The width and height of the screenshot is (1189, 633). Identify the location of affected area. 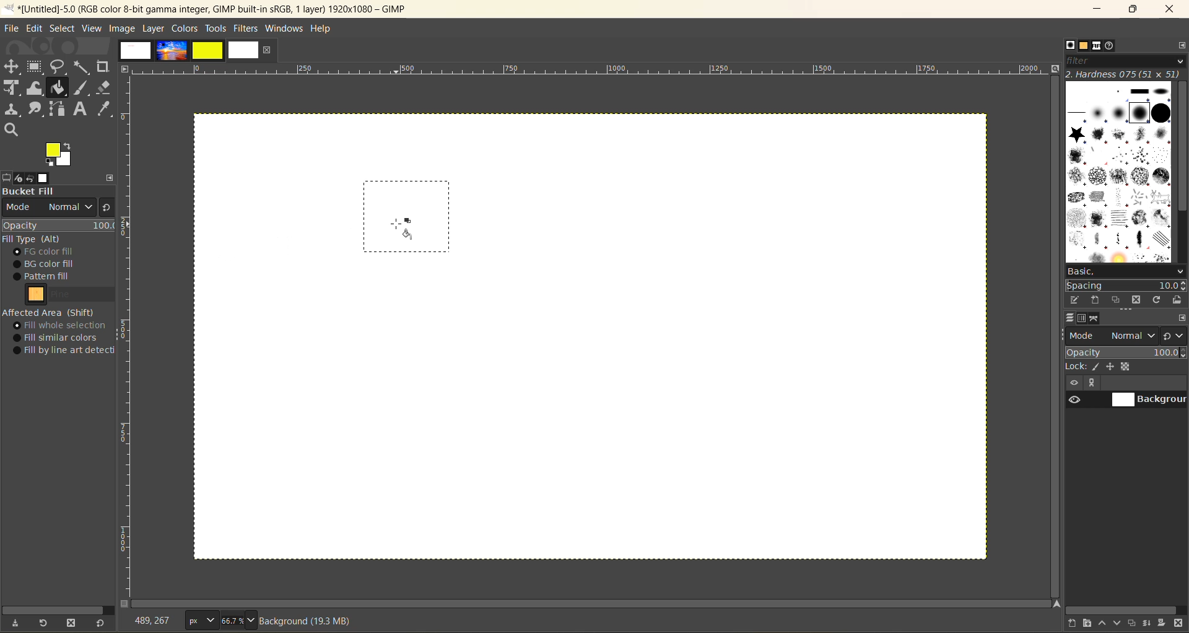
(50, 312).